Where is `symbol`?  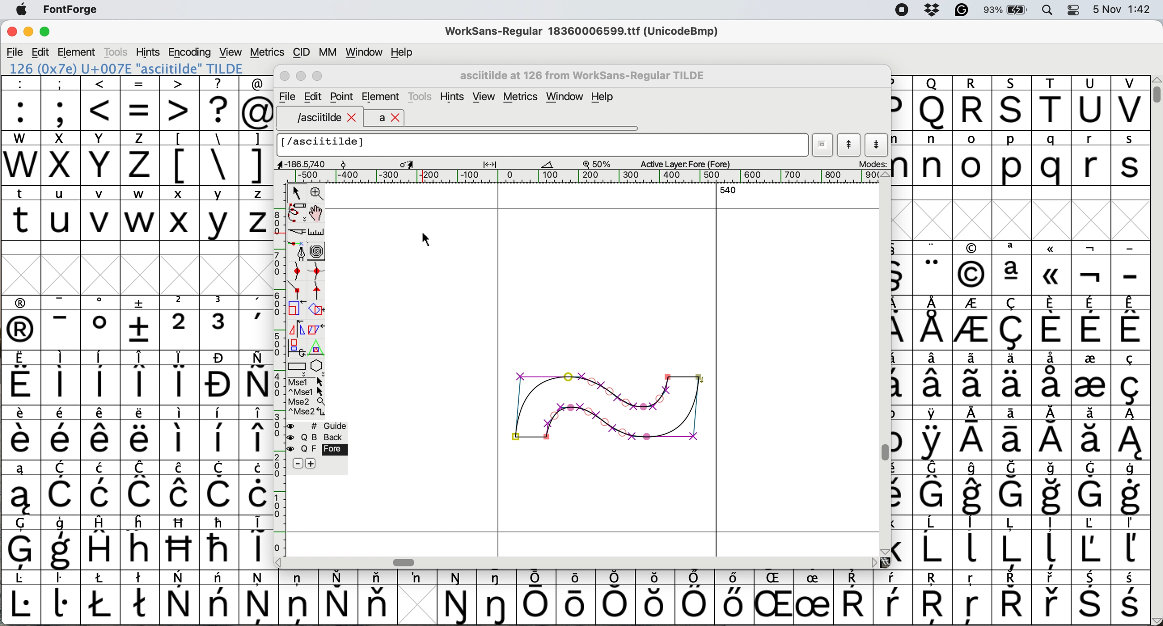 symbol is located at coordinates (1052, 598).